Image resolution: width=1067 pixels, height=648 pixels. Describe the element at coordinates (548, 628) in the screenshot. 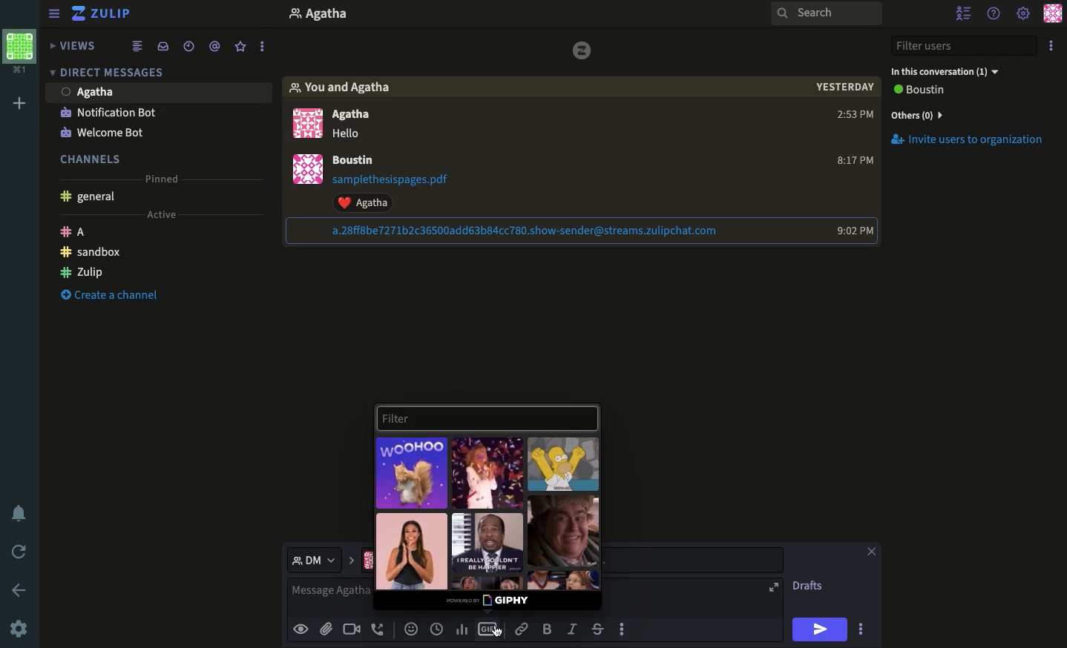

I see `Bold` at that location.